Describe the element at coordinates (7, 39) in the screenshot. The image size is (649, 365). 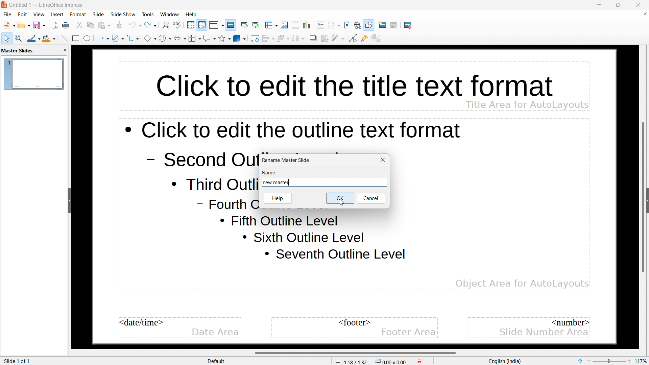
I see `select` at that location.